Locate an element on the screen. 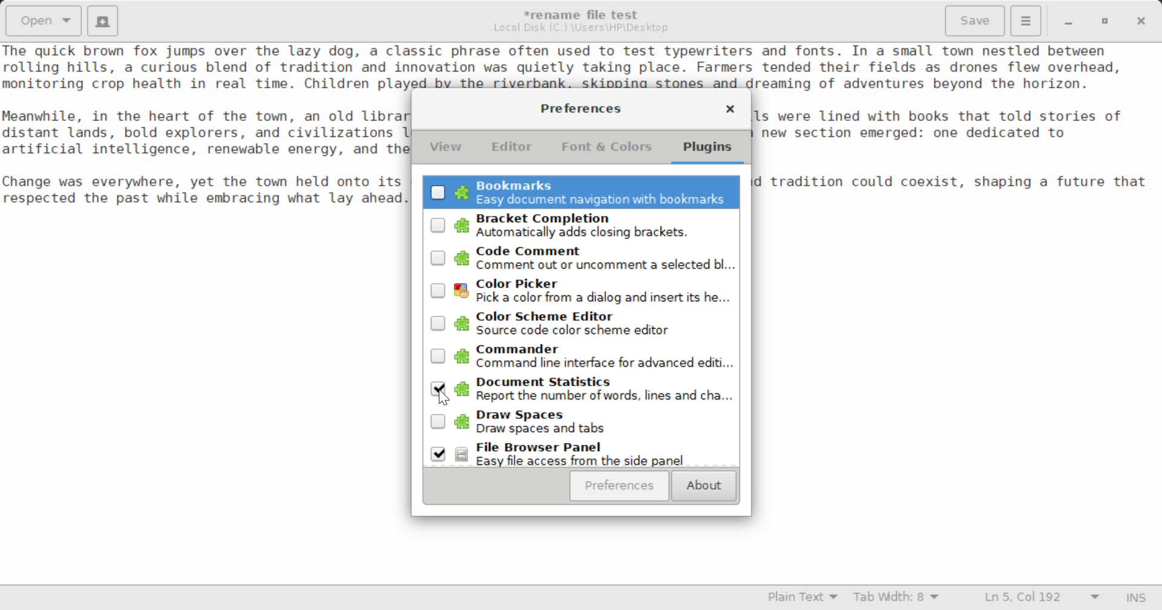 The height and width of the screenshot is (610, 1162). View Tab is located at coordinates (446, 149).